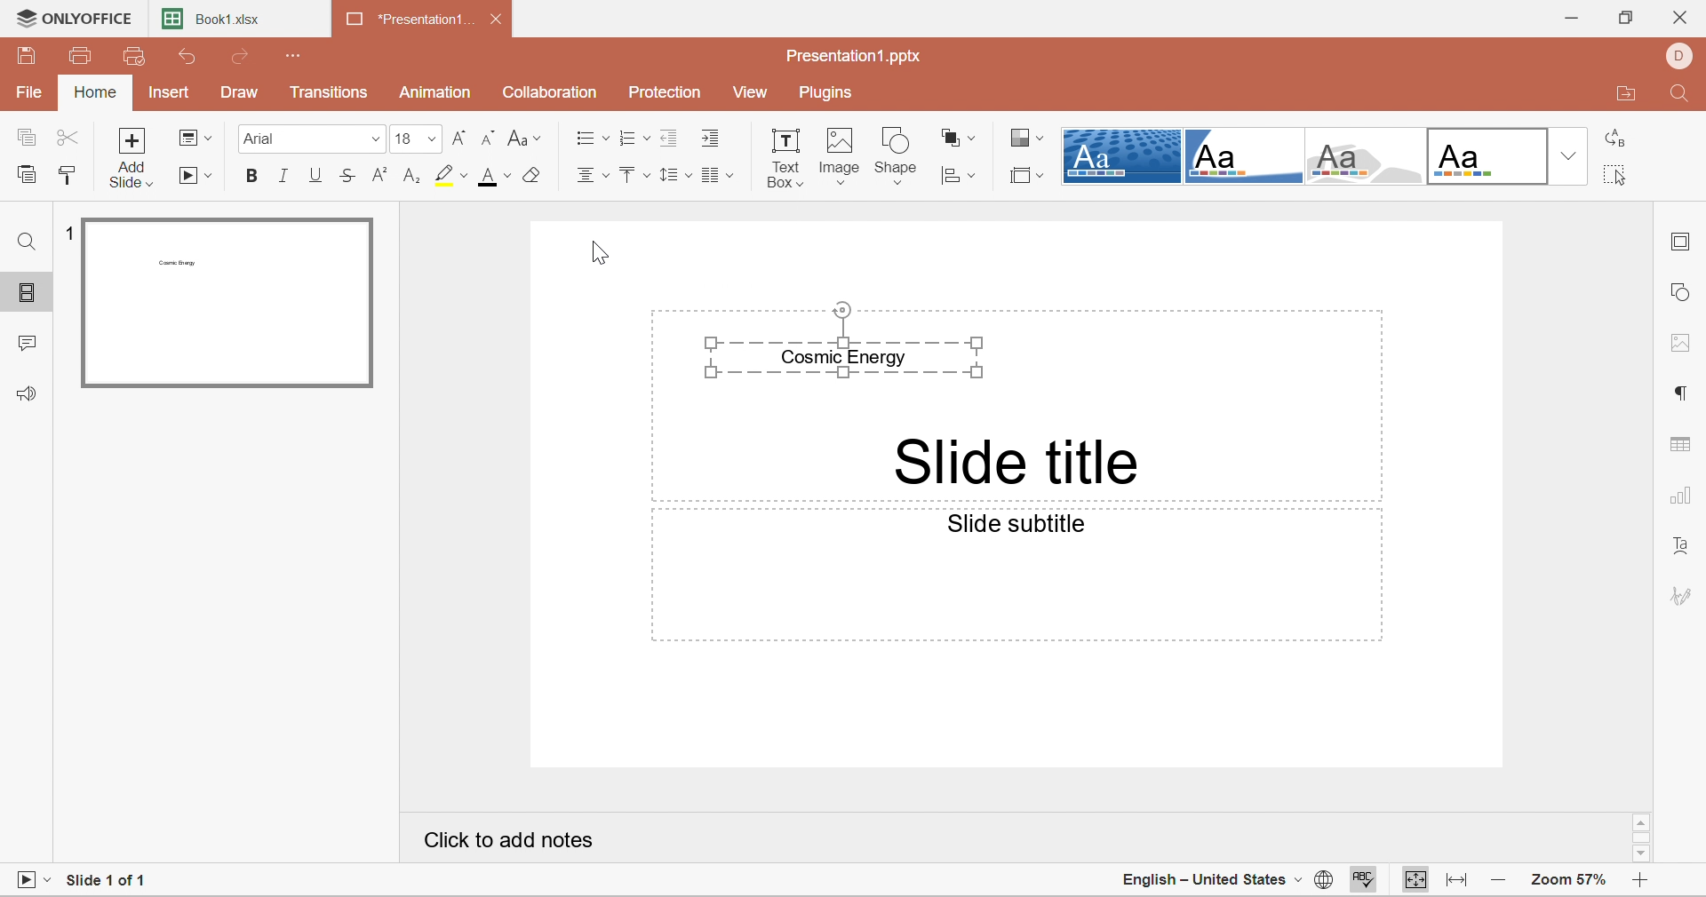 This screenshot has width=1706, height=897. What do you see at coordinates (1121, 155) in the screenshot?
I see `Dotted` at bounding box center [1121, 155].